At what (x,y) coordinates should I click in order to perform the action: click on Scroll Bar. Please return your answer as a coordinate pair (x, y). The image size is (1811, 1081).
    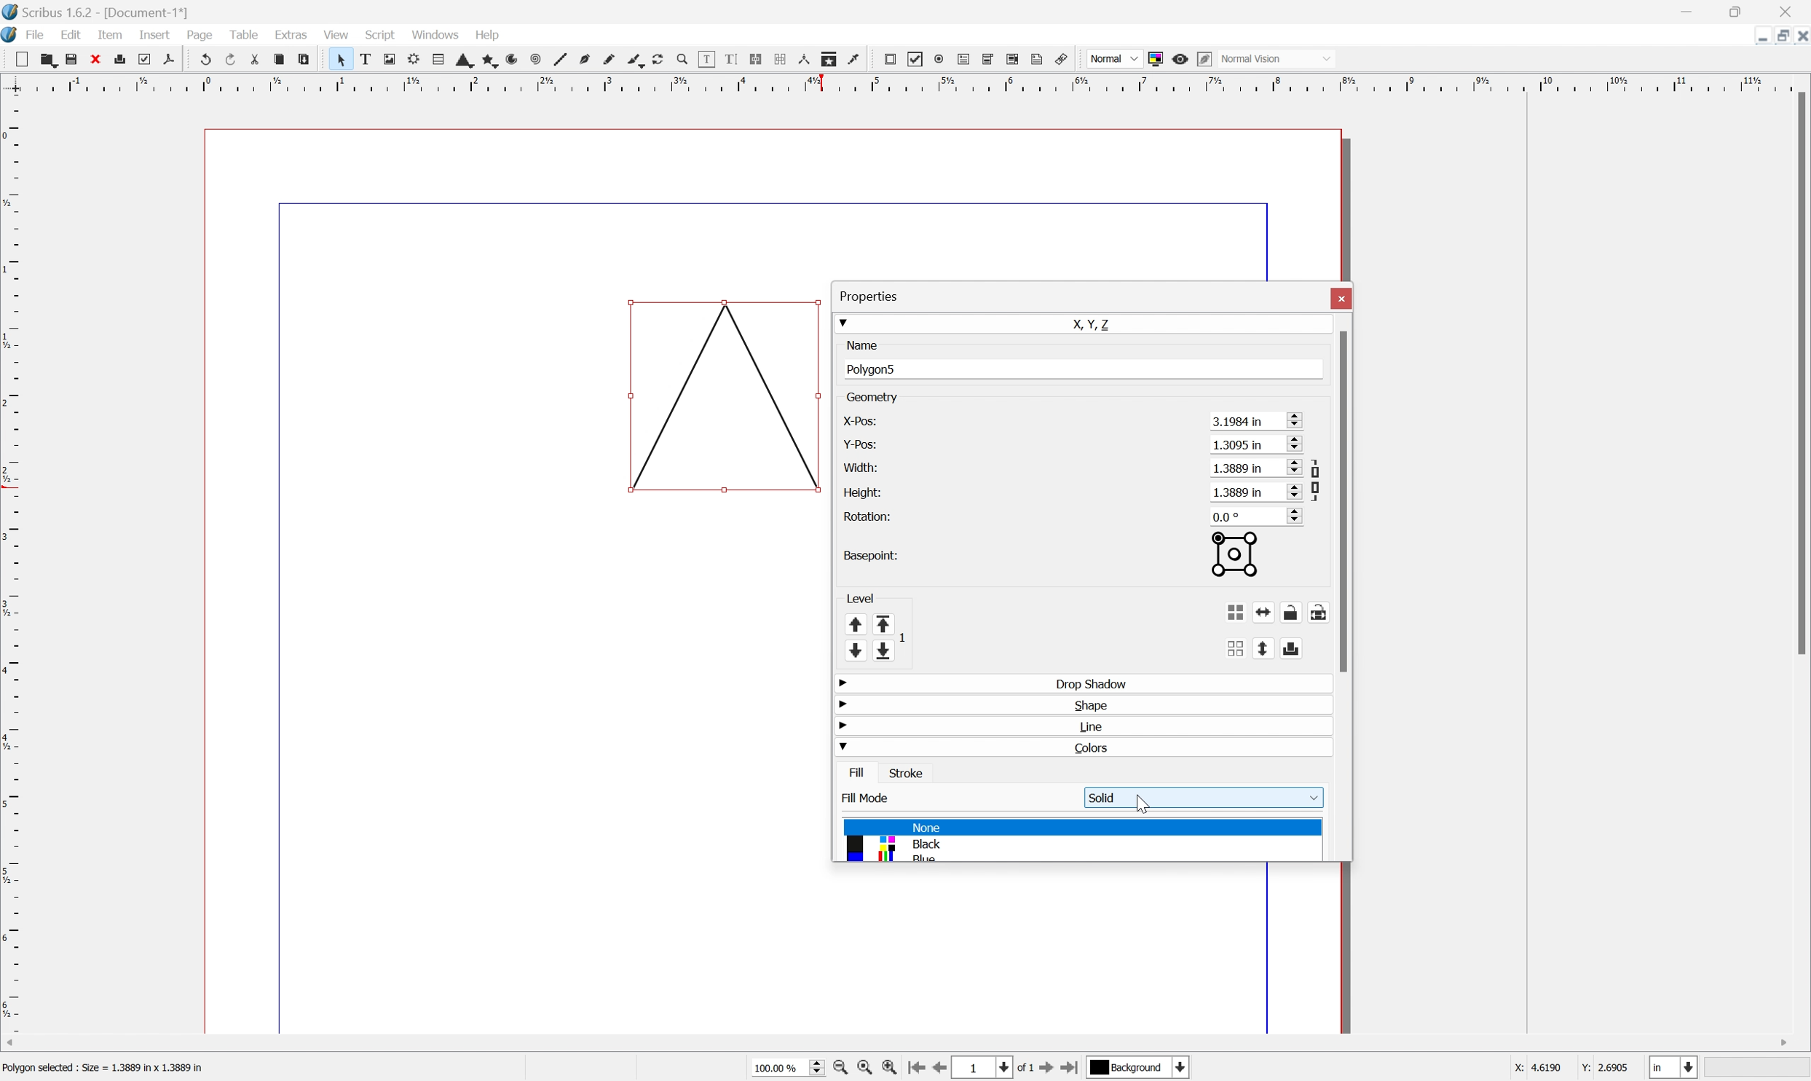
    Looking at the image, I should click on (1799, 374).